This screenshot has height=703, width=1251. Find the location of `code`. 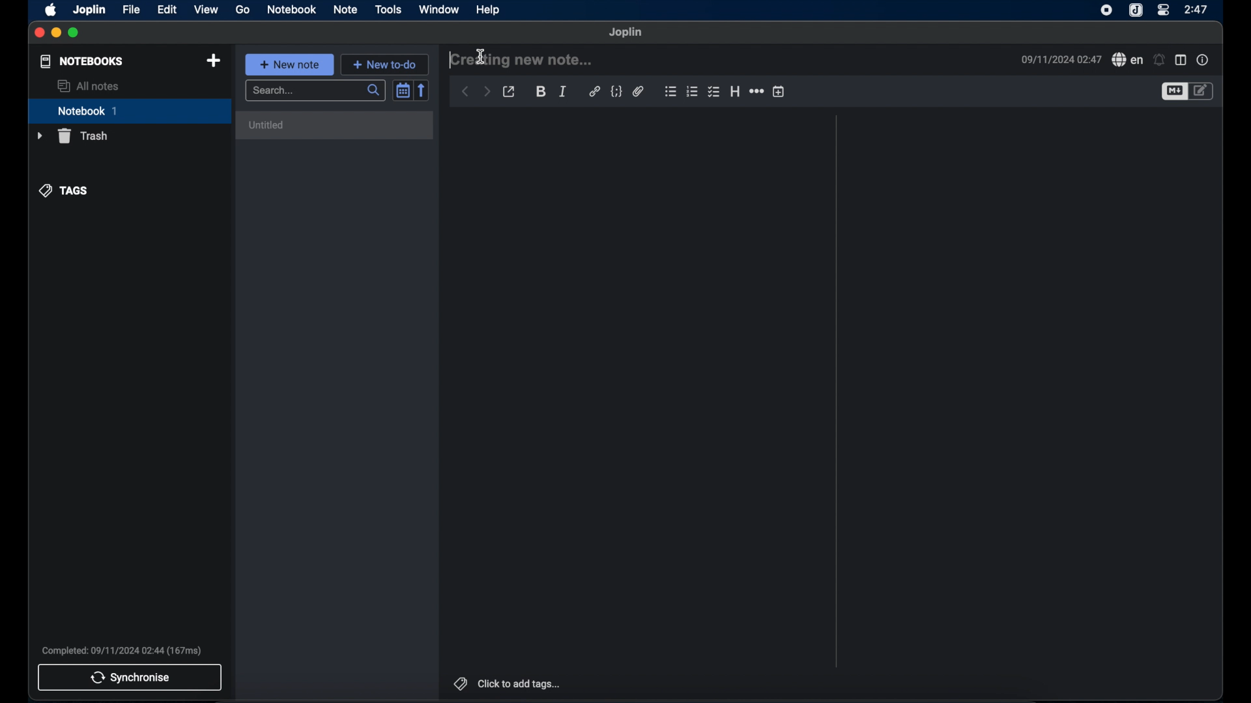

code is located at coordinates (616, 92).